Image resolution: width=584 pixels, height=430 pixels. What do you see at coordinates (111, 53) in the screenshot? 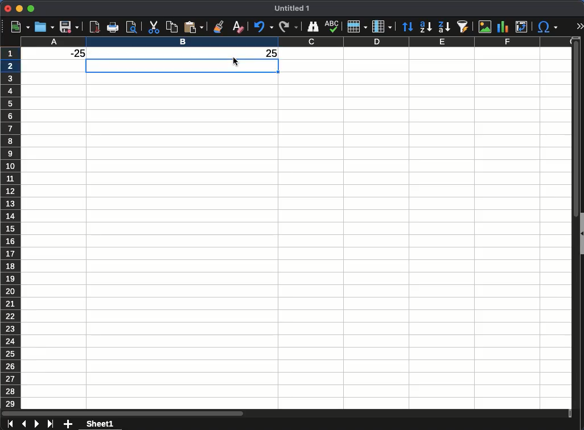
I see `=ABS(A1)` at bounding box center [111, 53].